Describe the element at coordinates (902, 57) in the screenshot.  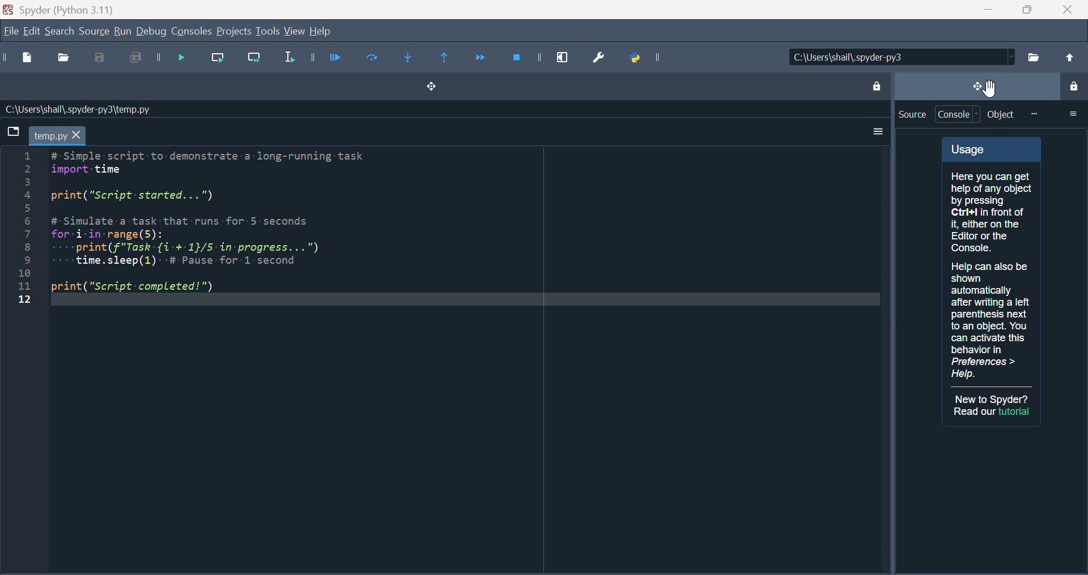
I see `C:\Users\shail\.spyder-py3` at that location.